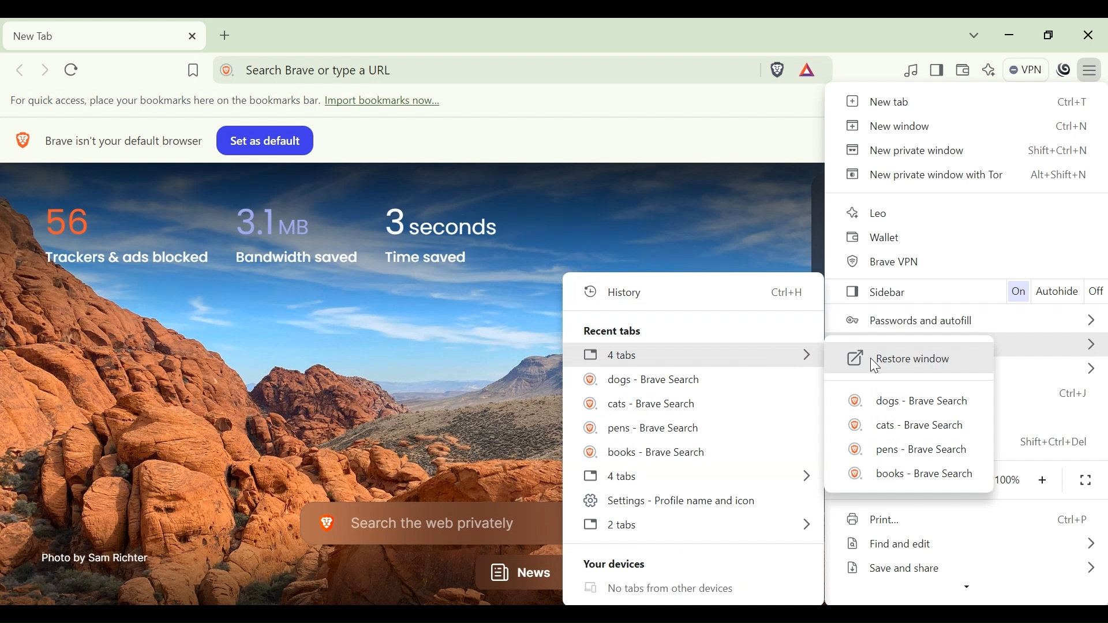  What do you see at coordinates (486, 69) in the screenshot?
I see `Address bar` at bounding box center [486, 69].